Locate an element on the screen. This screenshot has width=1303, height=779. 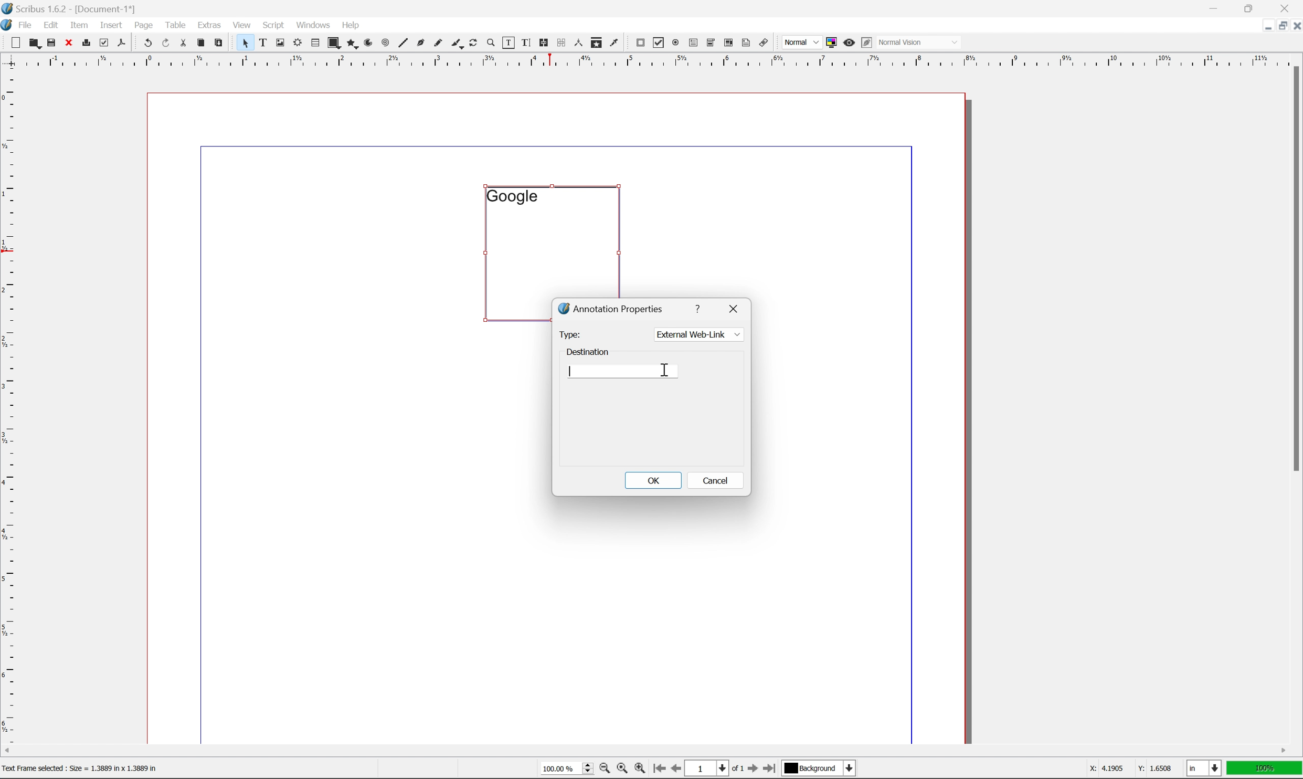
edit in preview mode is located at coordinates (866, 43).